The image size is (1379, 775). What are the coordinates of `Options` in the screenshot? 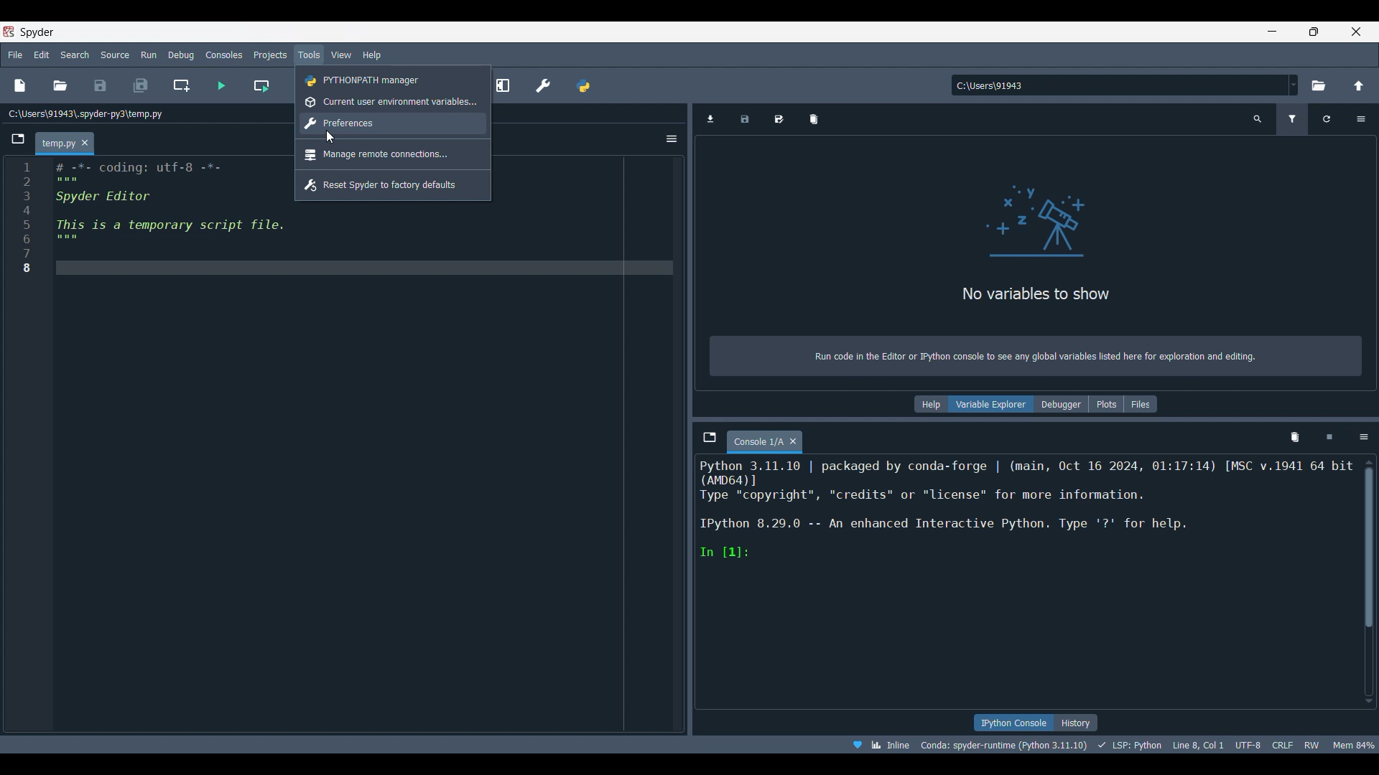 It's located at (672, 139).